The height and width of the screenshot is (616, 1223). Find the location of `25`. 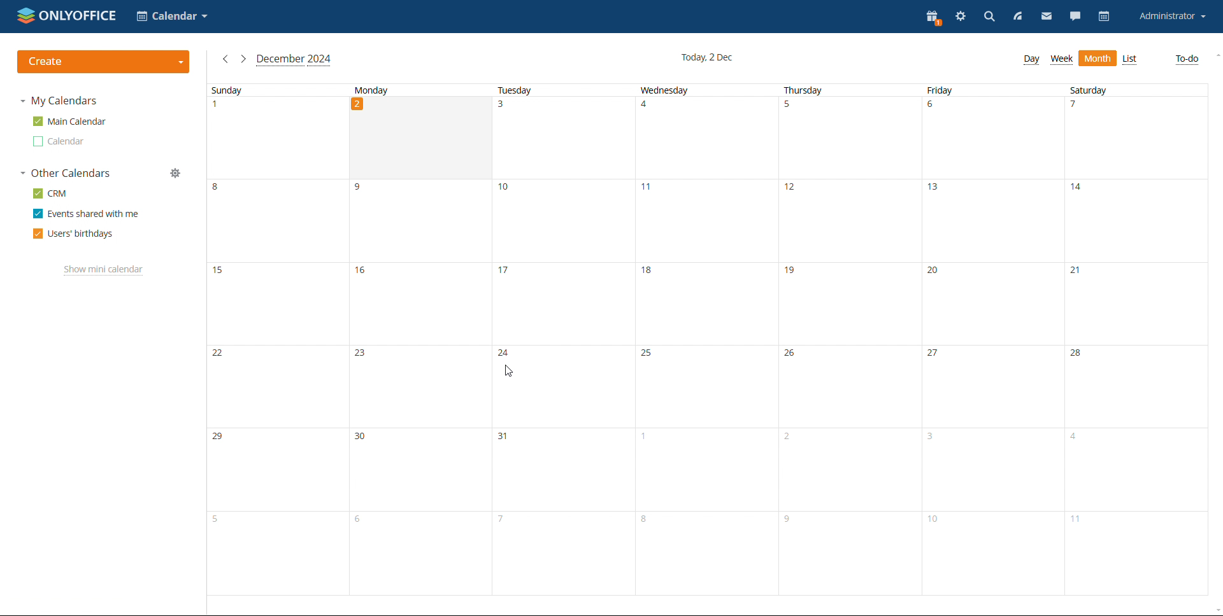

25 is located at coordinates (646, 353).